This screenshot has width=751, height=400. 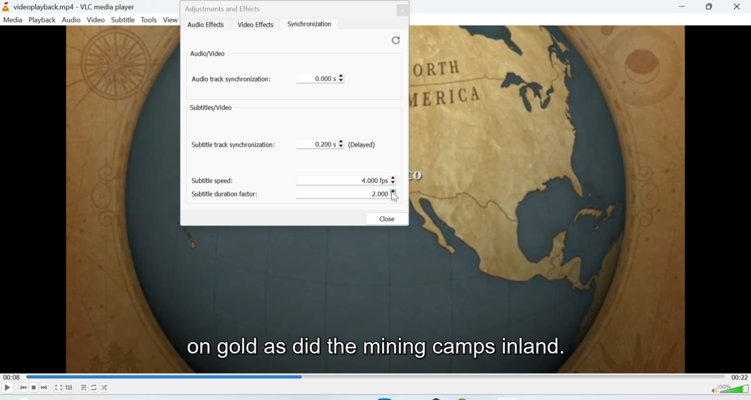 I want to click on Media, so click(x=13, y=19).